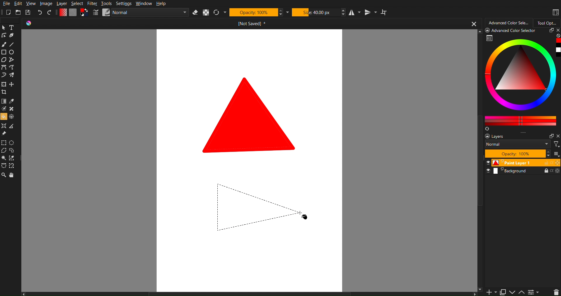  What do you see at coordinates (12, 75) in the screenshot?
I see `Free shape` at bounding box center [12, 75].